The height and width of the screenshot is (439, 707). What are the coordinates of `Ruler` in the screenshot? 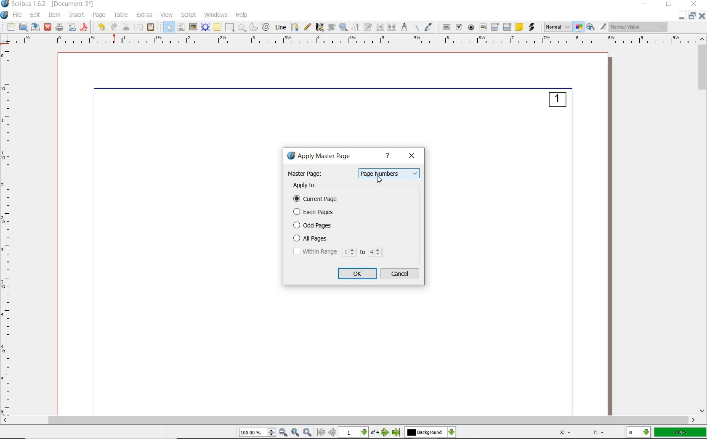 It's located at (356, 41).